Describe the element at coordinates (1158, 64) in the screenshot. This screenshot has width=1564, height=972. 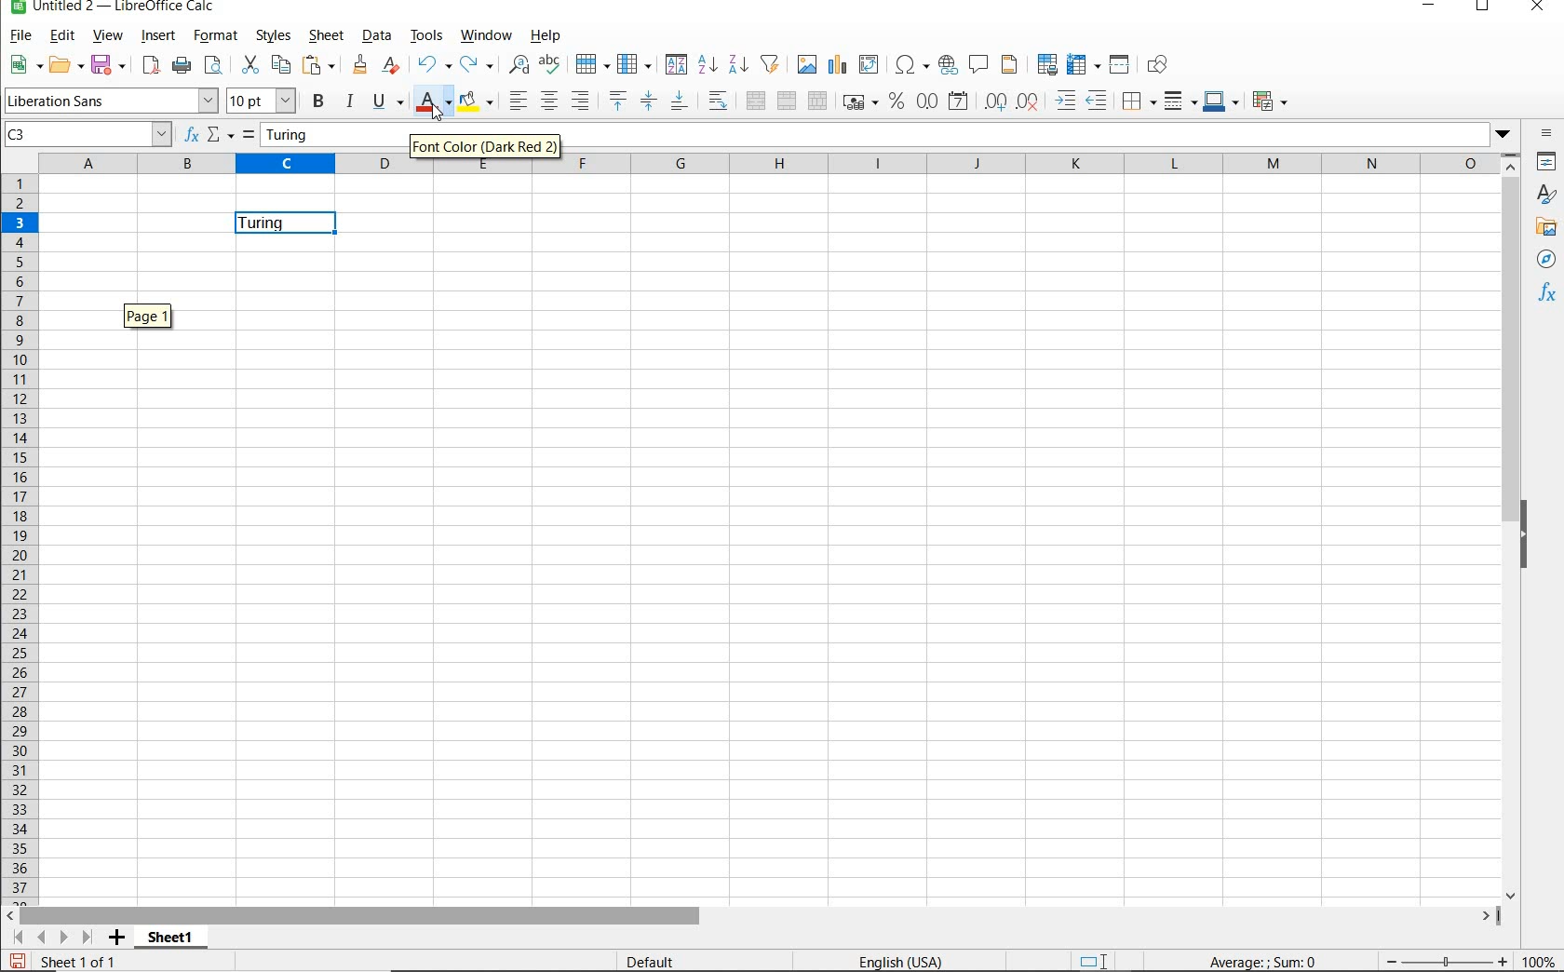
I see `SHOW DRAW FUNCTIONS` at that location.